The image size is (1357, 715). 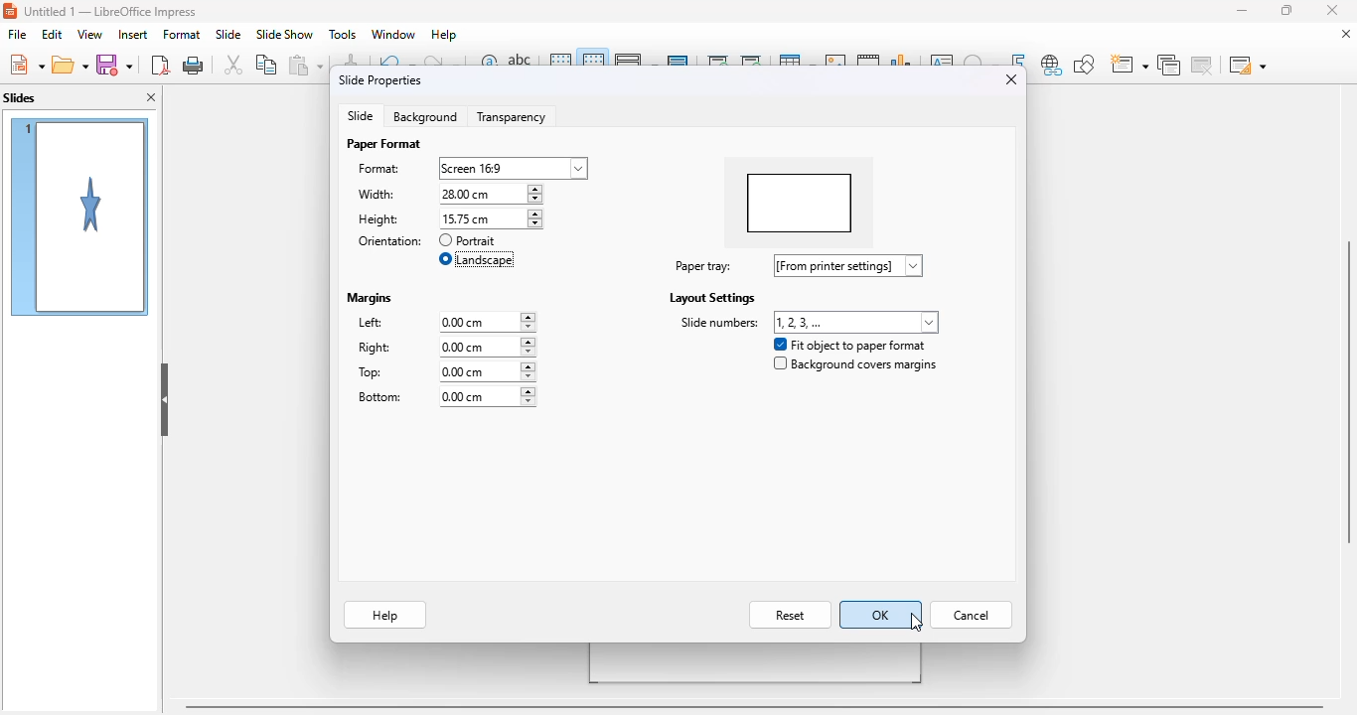 What do you see at coordinates (80, 218) in the screenshot?
I see `slide 1` at bounding box center [80, 218].